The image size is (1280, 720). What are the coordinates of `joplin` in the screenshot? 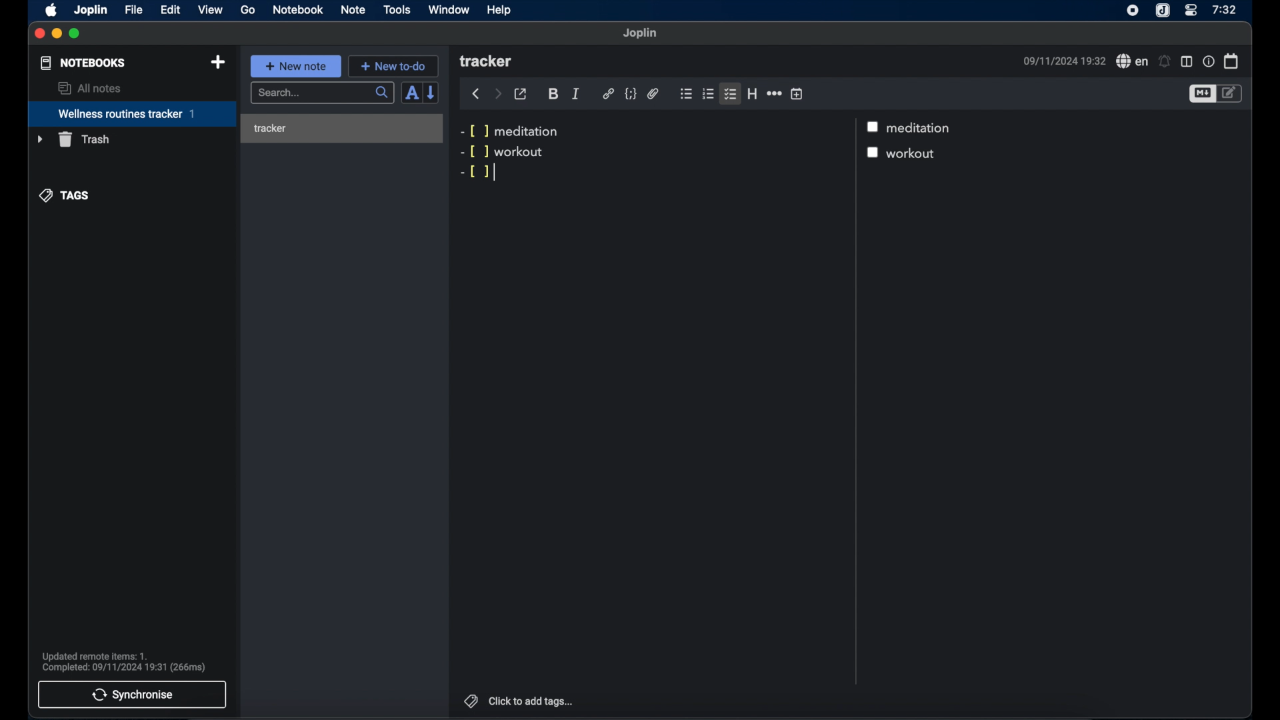 It's located at (91, 11).